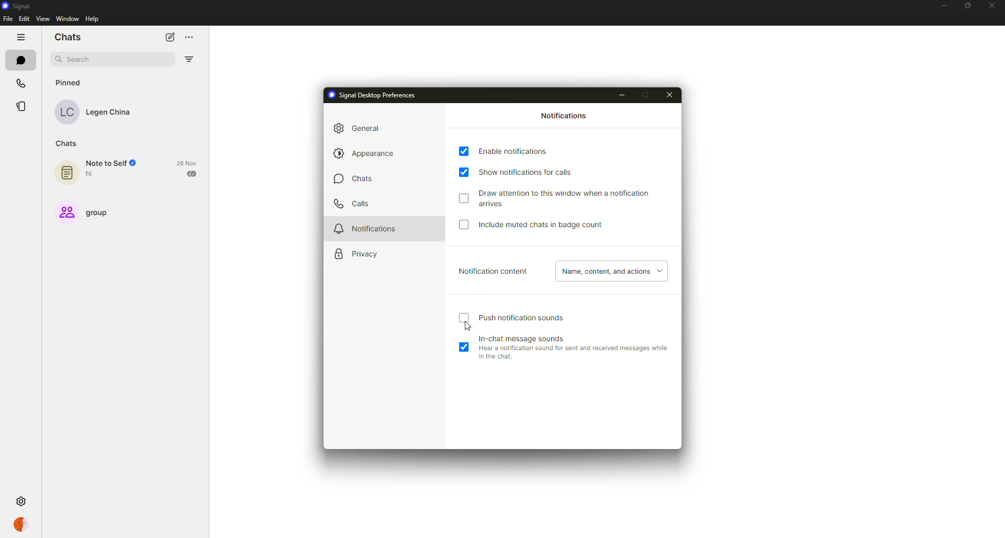 The height and width of the screenshot is (538, 1005). Describe the element at coordinates (353, 203) in the screenshot. I see `calls` at that location.